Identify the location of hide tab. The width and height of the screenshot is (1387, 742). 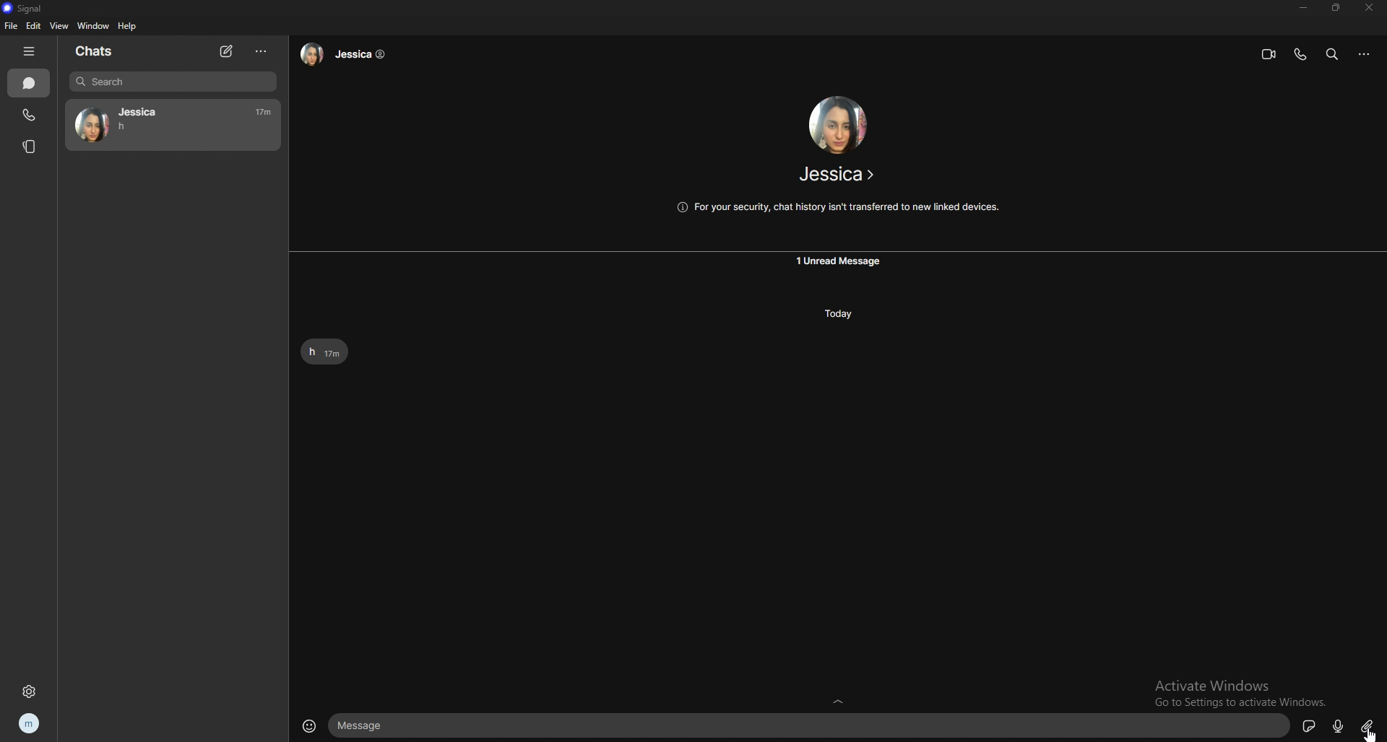
(29, 51).